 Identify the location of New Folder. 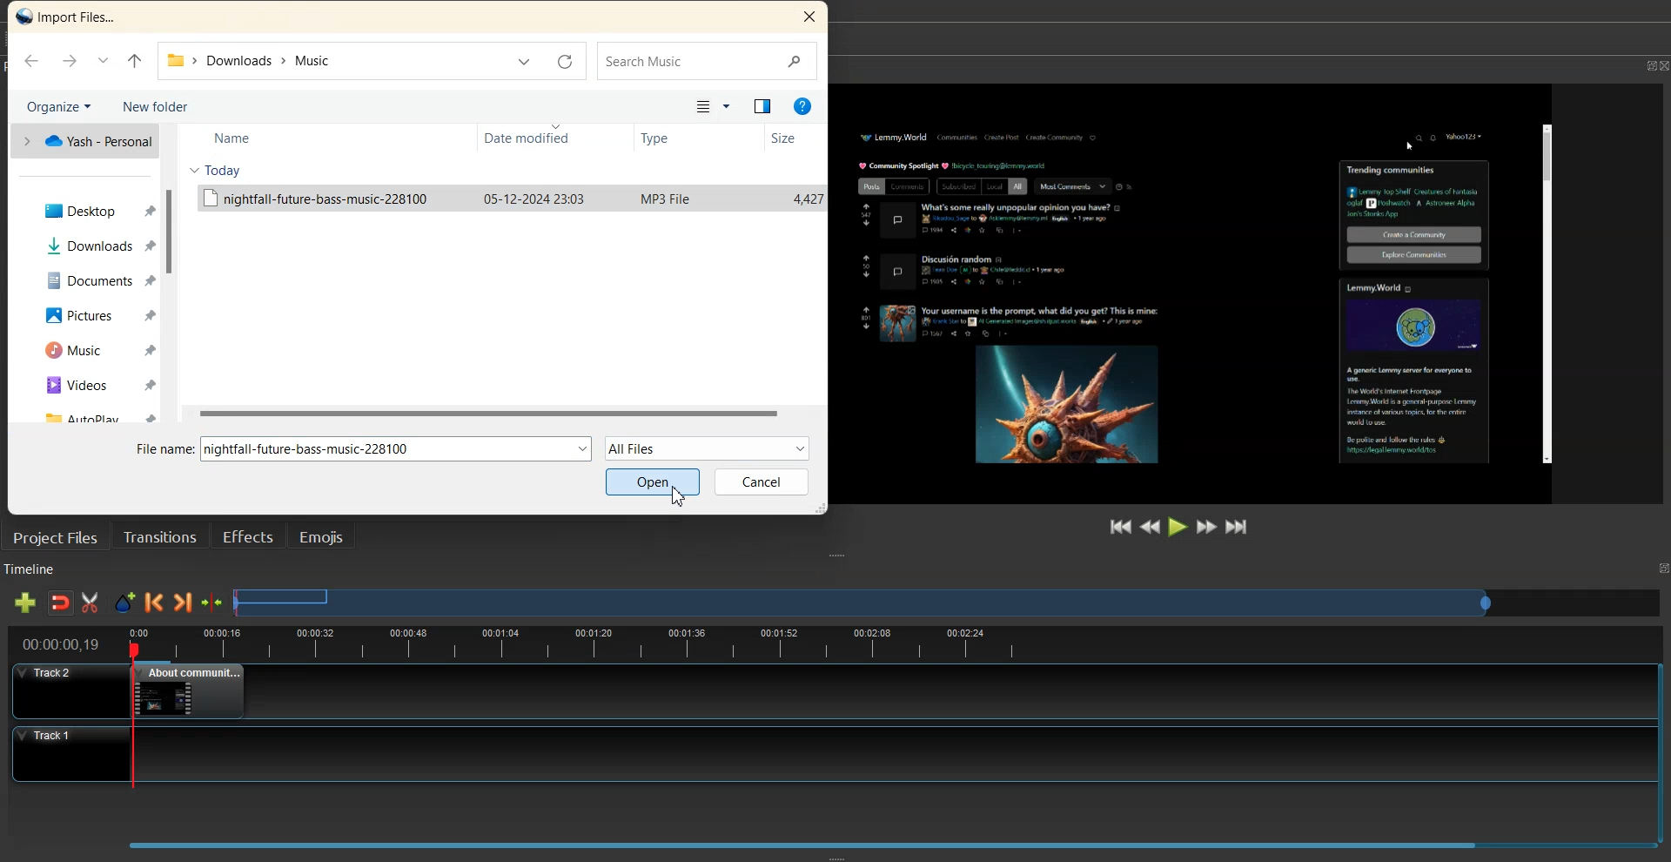
(153, 105).